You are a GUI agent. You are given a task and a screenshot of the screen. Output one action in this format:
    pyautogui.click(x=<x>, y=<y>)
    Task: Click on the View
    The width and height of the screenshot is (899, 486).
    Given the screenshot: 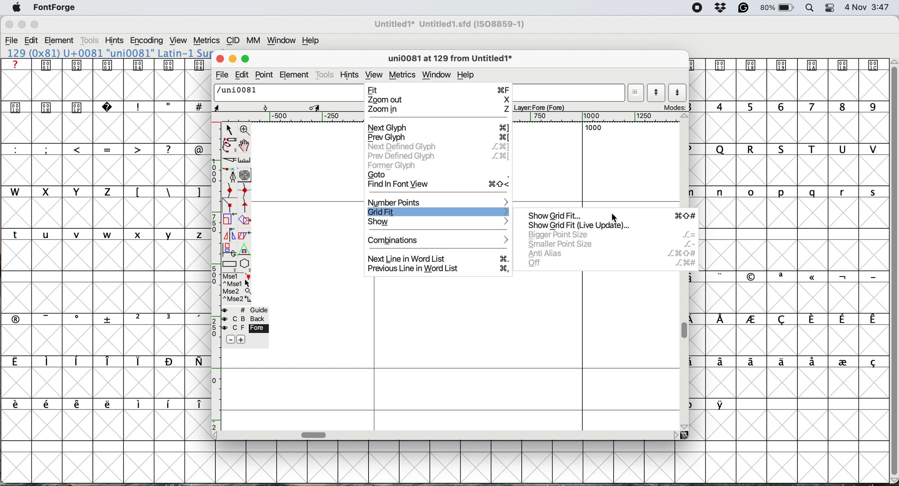 What is the action you would take?
    pyautogui.click(x=178, y=41)
    